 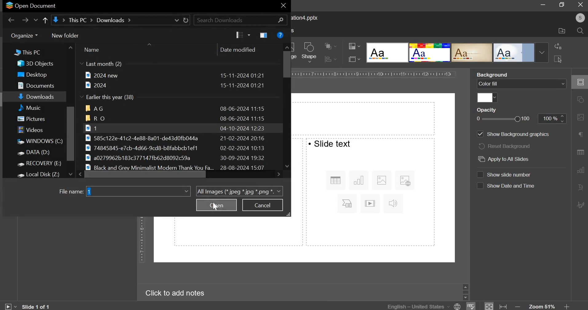 What do you see at coordinates (34, 120) in the screenshot?
I see `pictures` at bounding box center [34, 120].